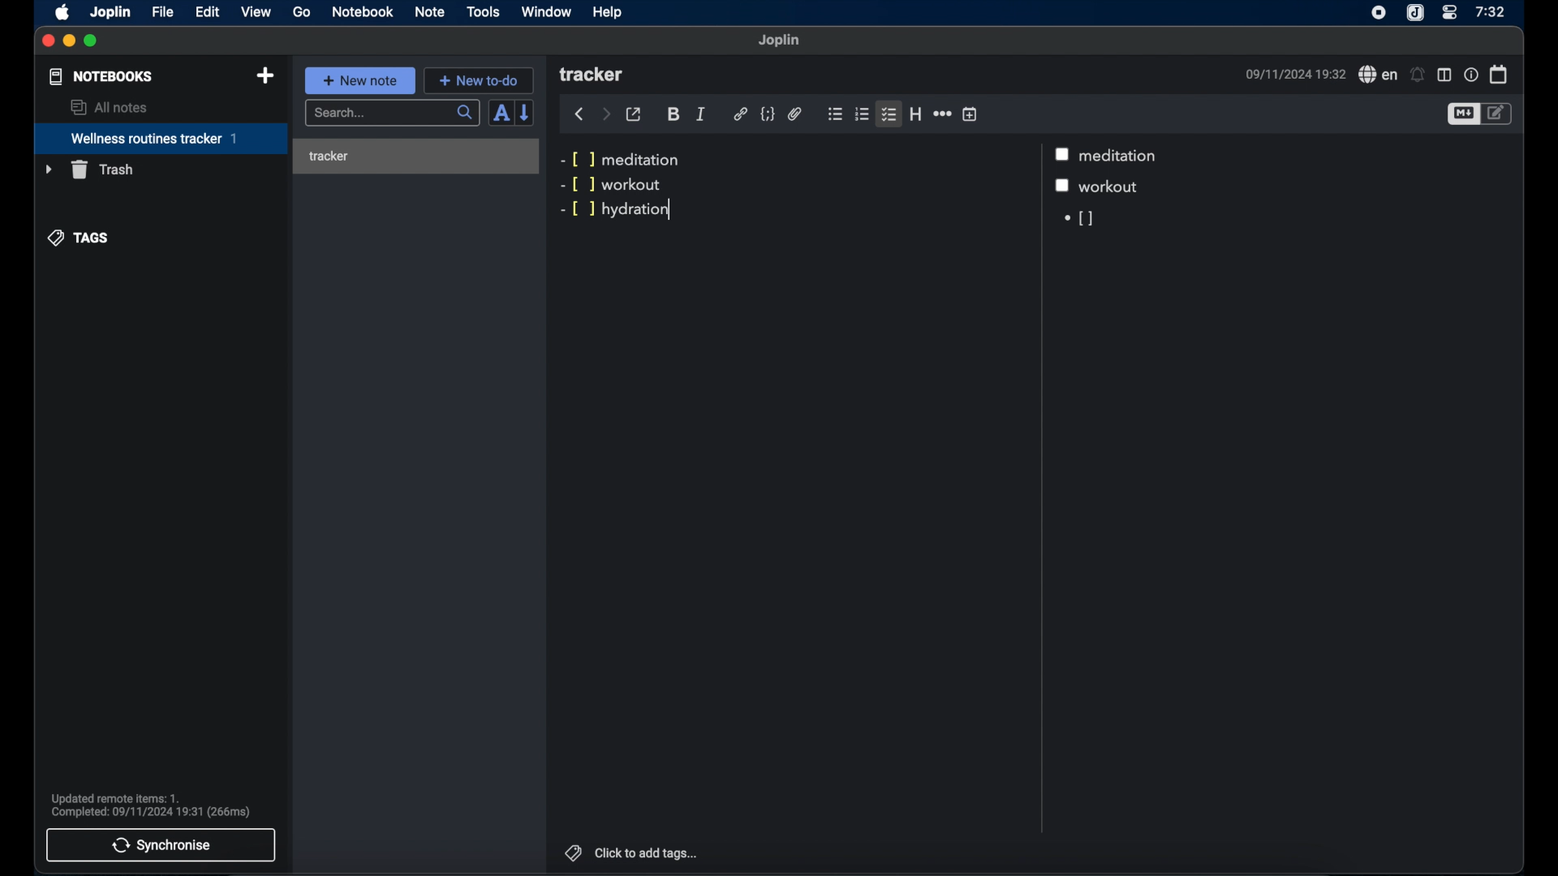 This screenshot has height=876, width=1558. I want to click on go, so click(302, 11).